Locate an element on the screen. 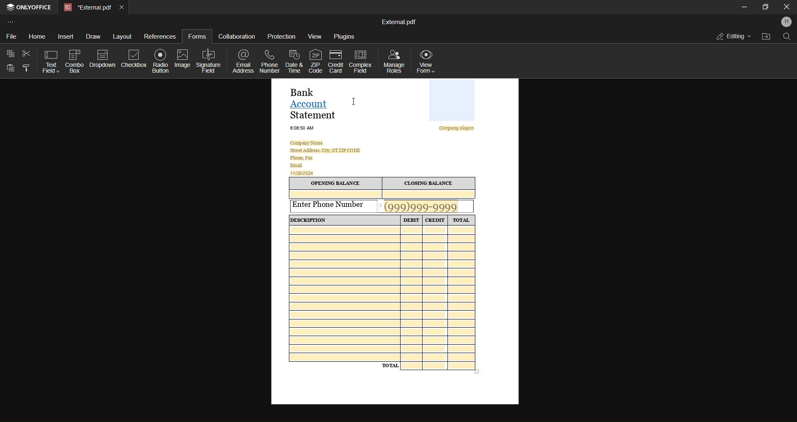 This screenshot has height=422, width=797. customize toolbar is located at coordinates (12, 21).